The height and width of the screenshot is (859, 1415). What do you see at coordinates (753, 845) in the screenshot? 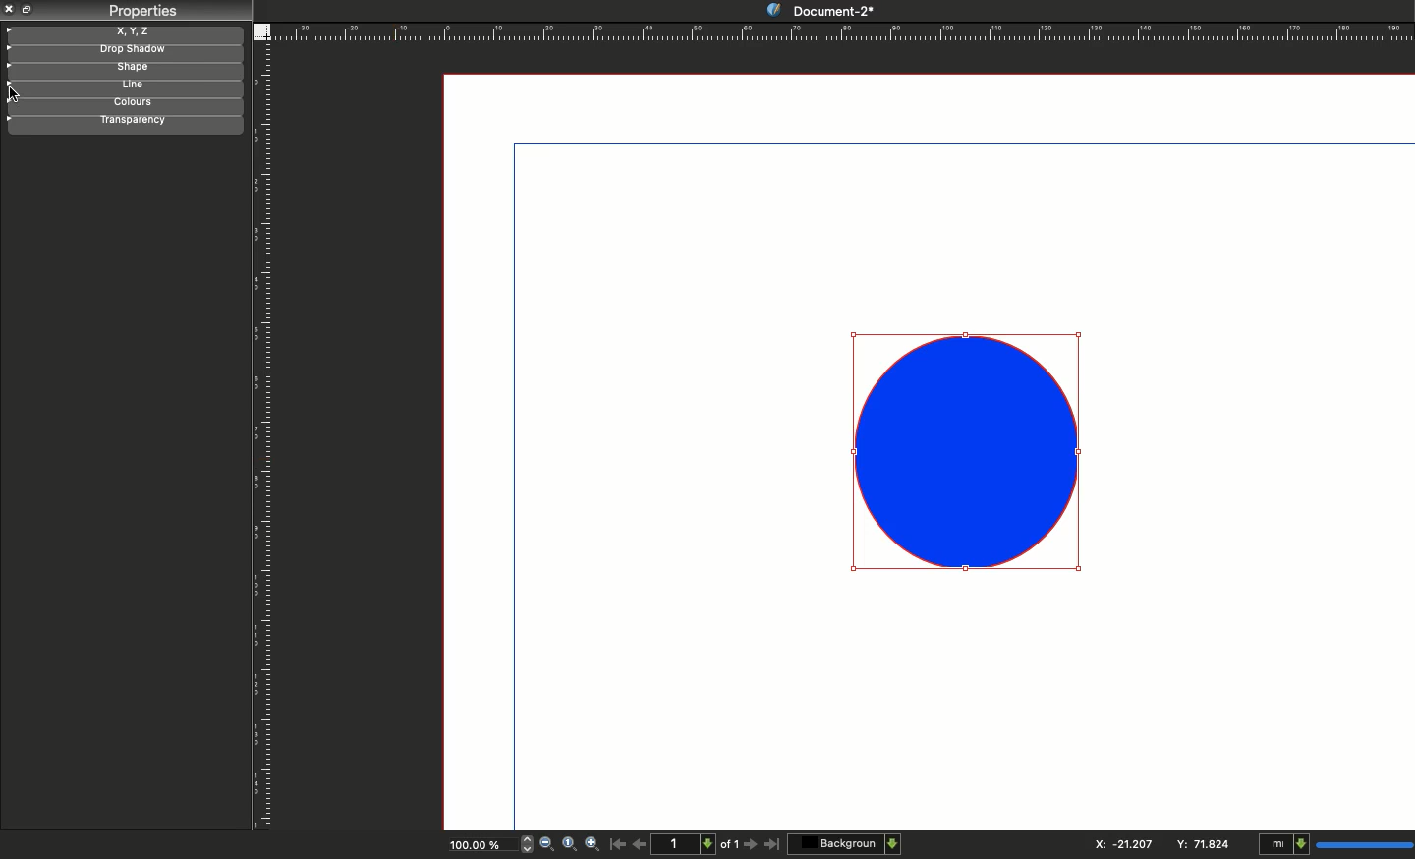
I see `Next page` at bounding box center [753, 845].